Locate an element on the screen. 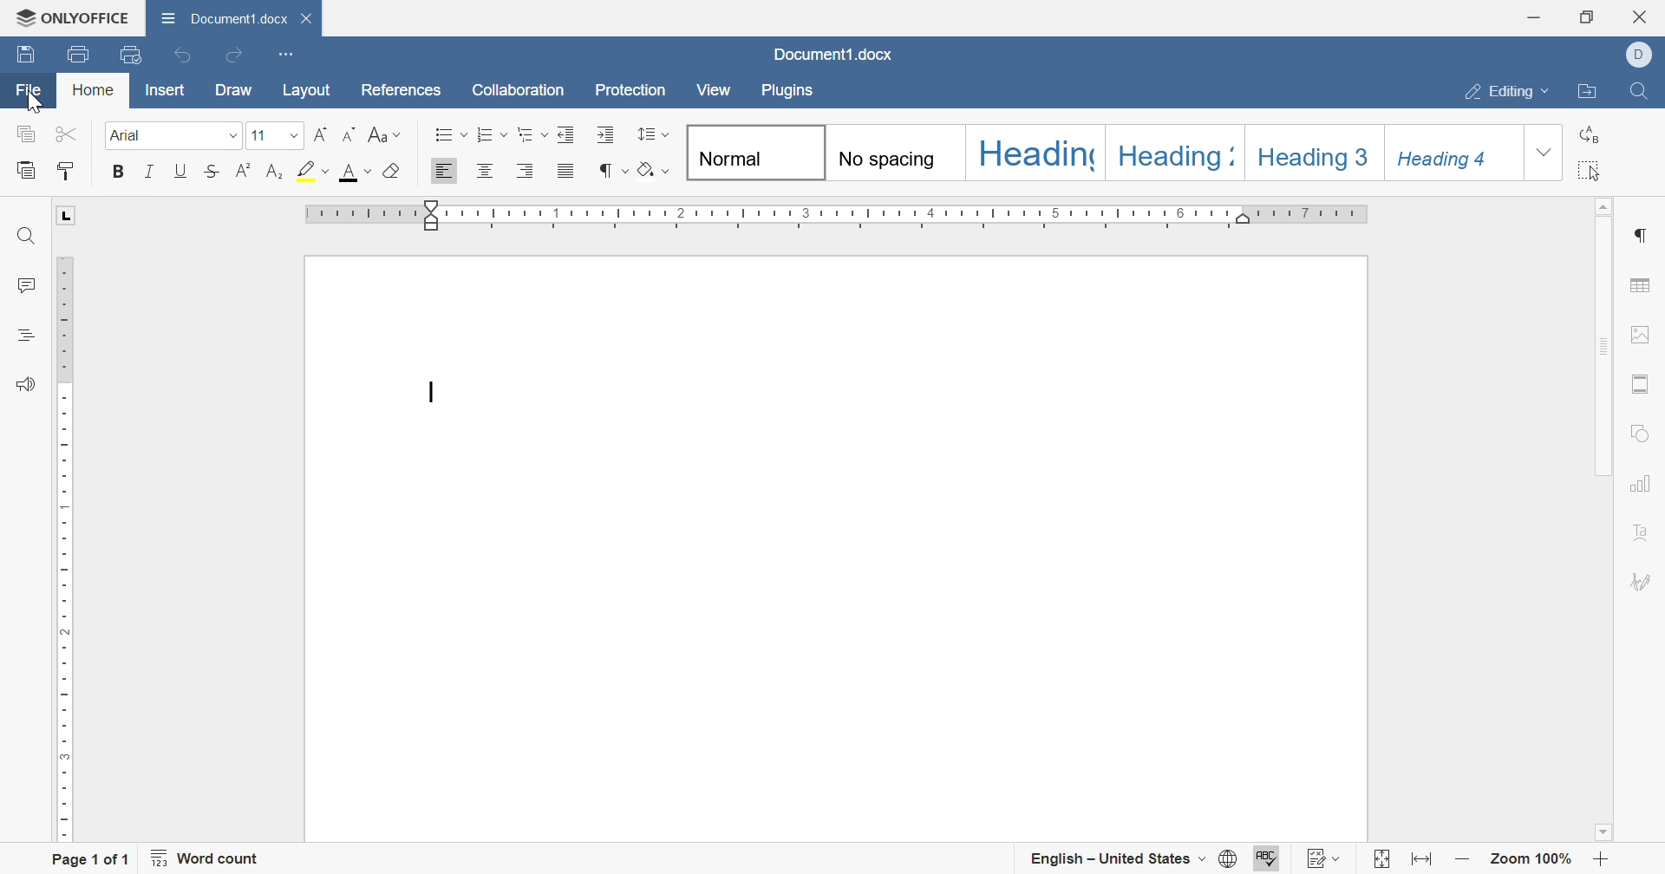  zoom out is located at coordinates (1462, 862).